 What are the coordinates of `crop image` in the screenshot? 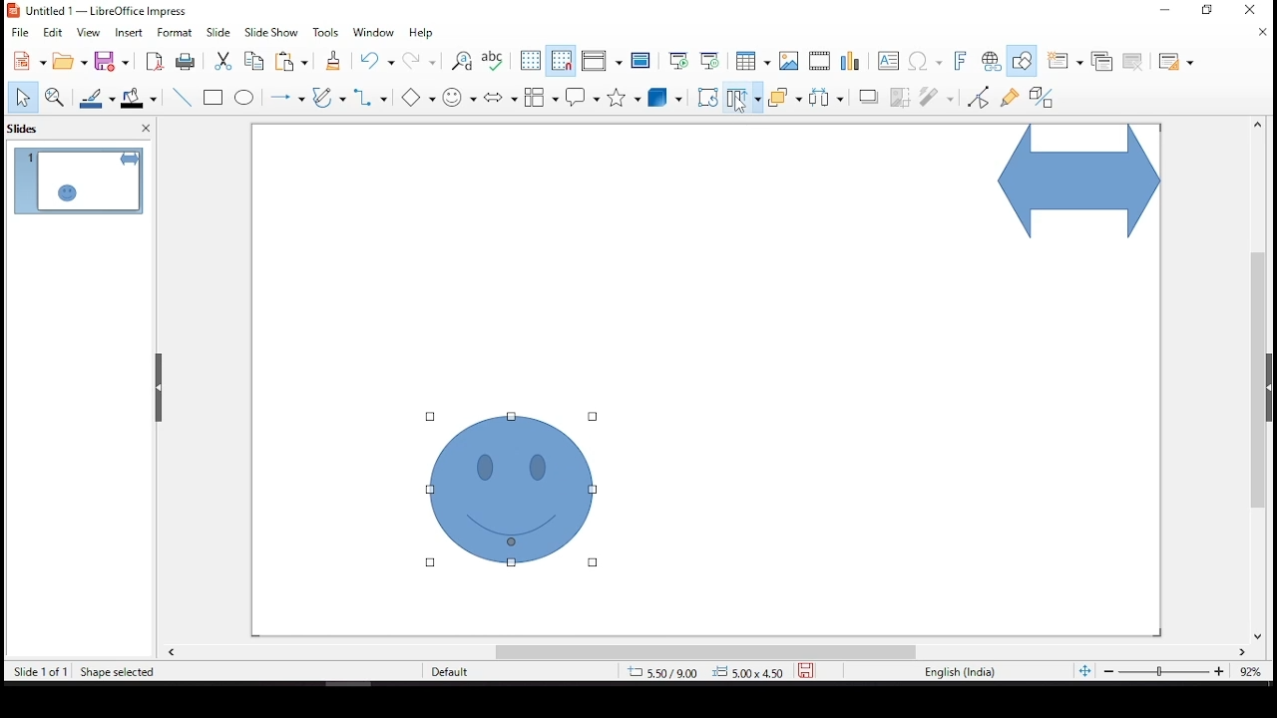 It's located at (901, 95).